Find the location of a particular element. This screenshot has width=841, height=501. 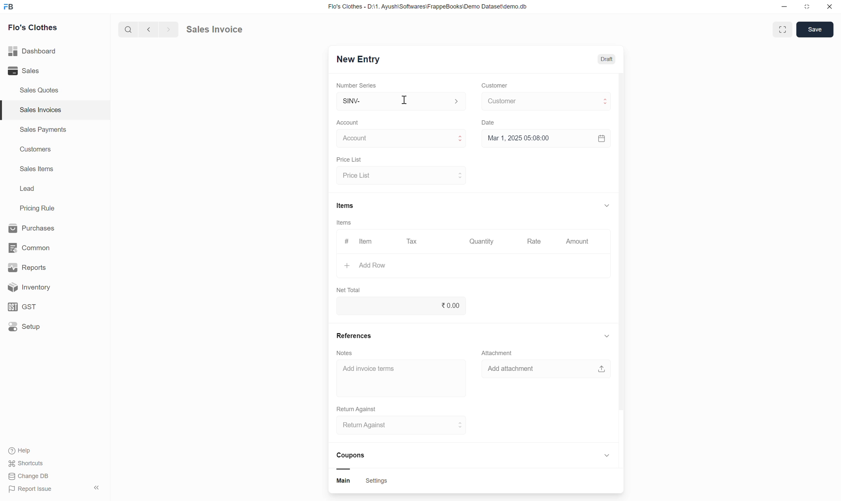

Select date  is located at coordinates (546, 141).